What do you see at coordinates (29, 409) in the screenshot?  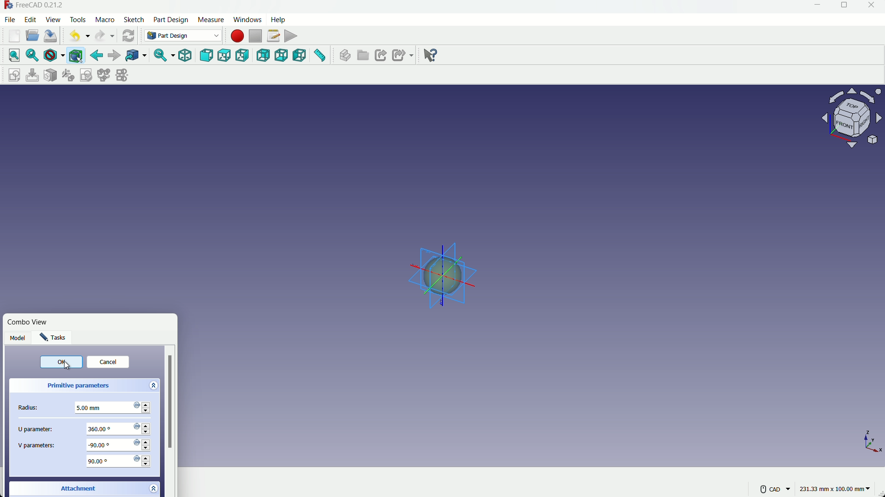 I see `Radius` at bounding box center [29, 409].